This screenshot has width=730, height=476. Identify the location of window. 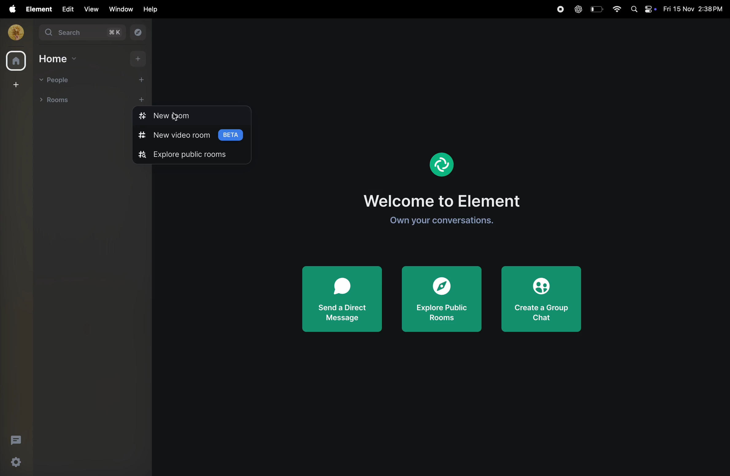
(121, 9).